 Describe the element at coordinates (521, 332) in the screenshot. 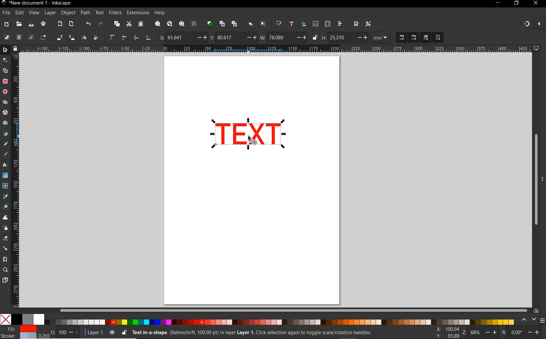

I see `rotation` at that location.